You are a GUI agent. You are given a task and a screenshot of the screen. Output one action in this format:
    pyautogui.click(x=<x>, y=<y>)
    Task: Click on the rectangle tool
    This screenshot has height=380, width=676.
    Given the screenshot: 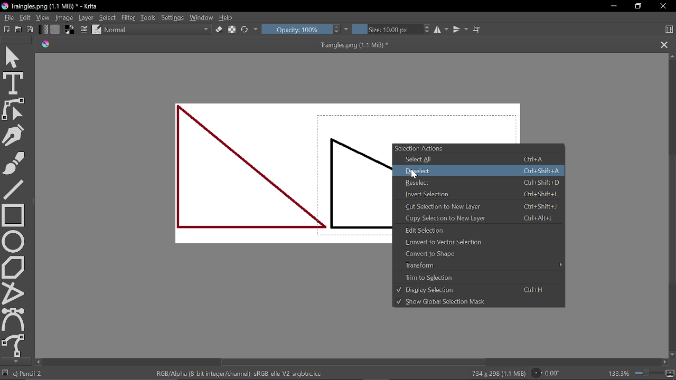 What is the action you would take?
    pyautogui.click(x=13, y=215)
    